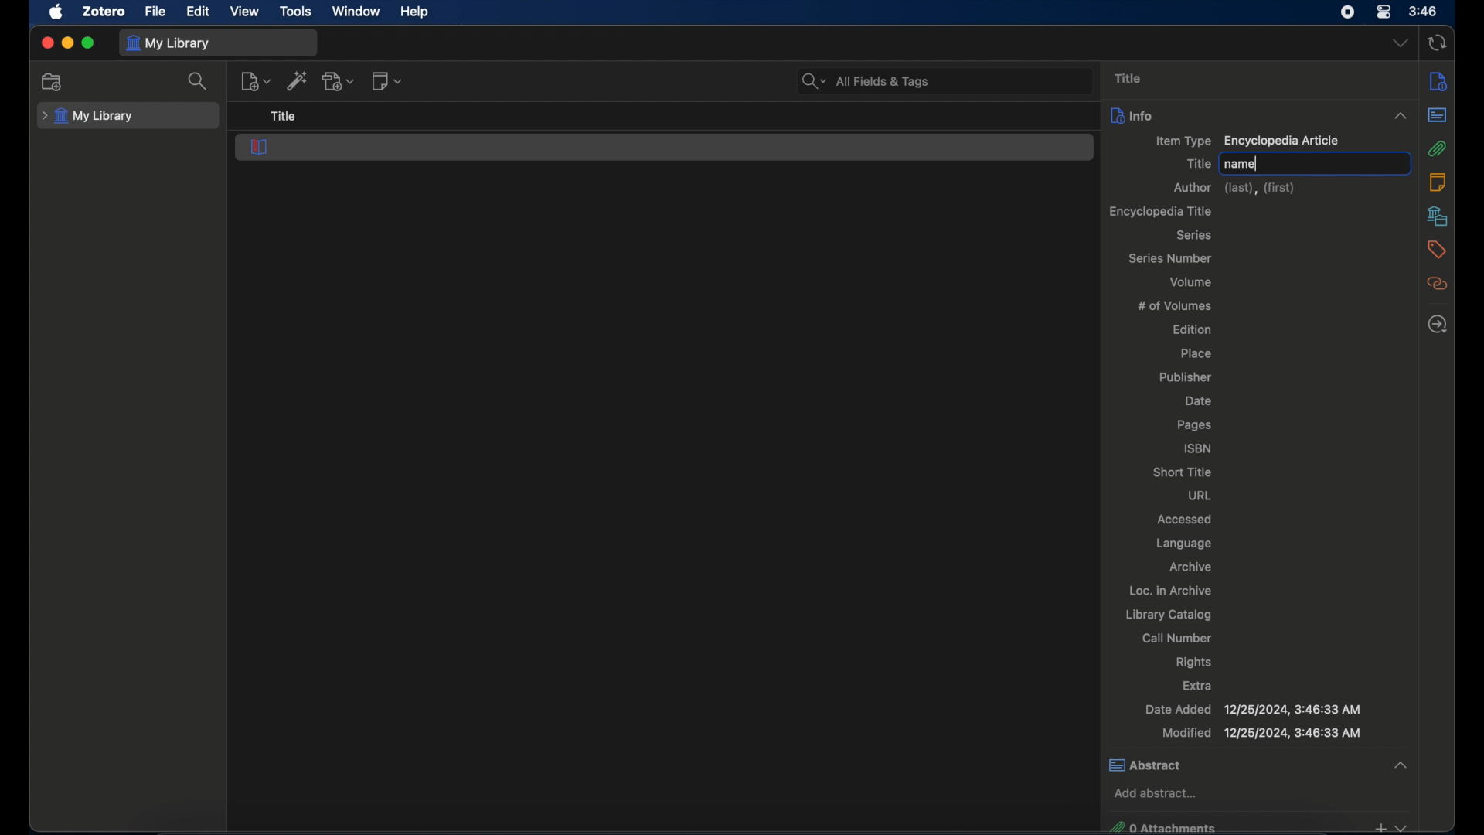 Image resolution: width=1484 pixels, height=835 pixels. I want to click on info dropdown, so click(1401, 117).